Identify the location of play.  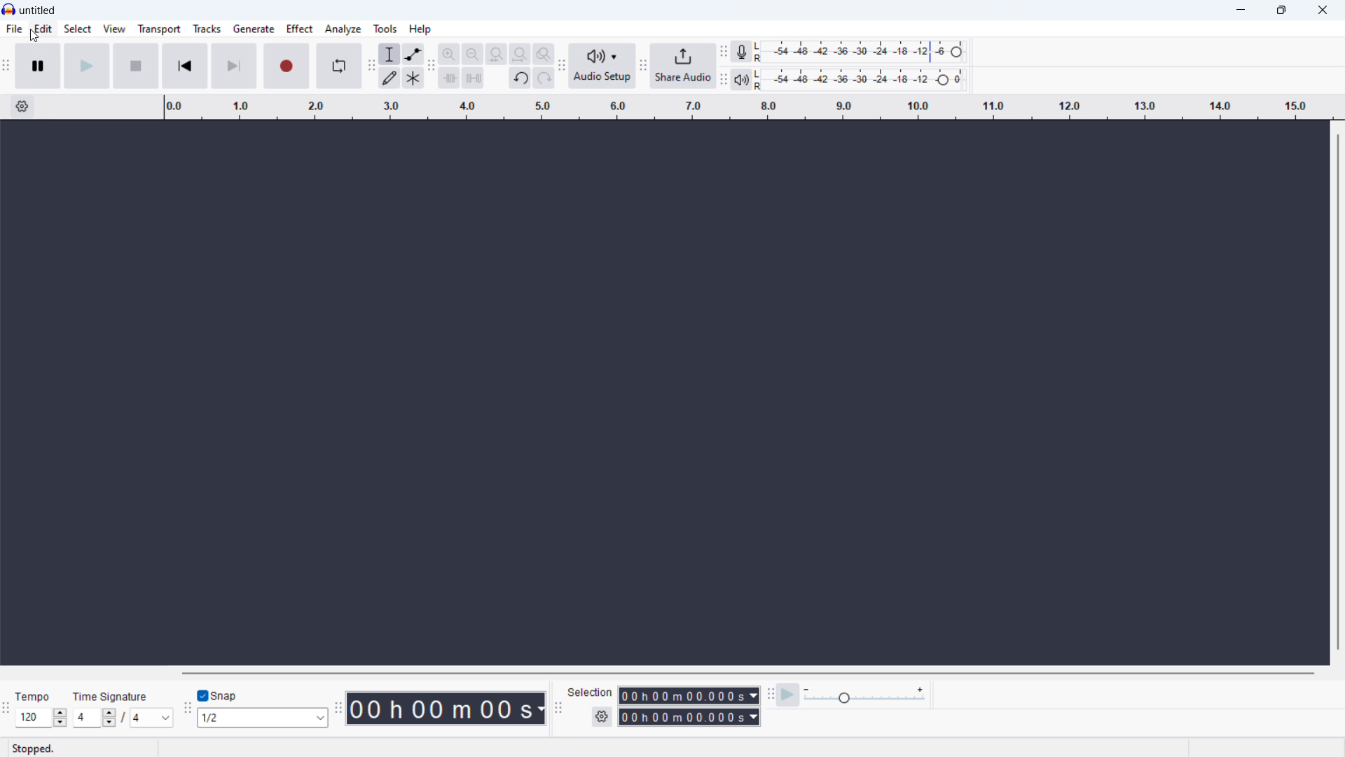
(87, 65).